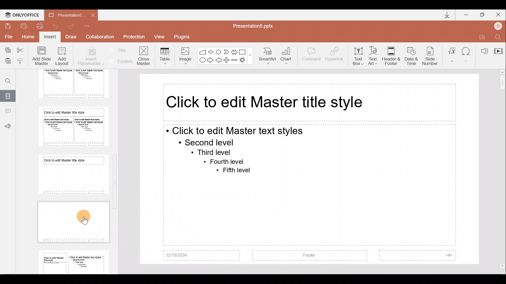 This screenshot has width=506, height=284. I want to click on Paste, so click(8, 62).